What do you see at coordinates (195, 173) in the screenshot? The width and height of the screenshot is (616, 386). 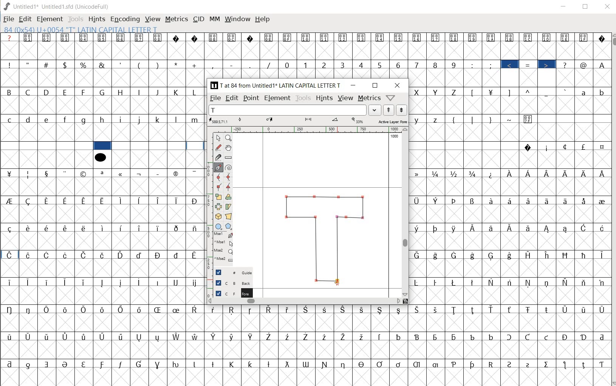 I see `Symbol` at bounding box center [195, 173].